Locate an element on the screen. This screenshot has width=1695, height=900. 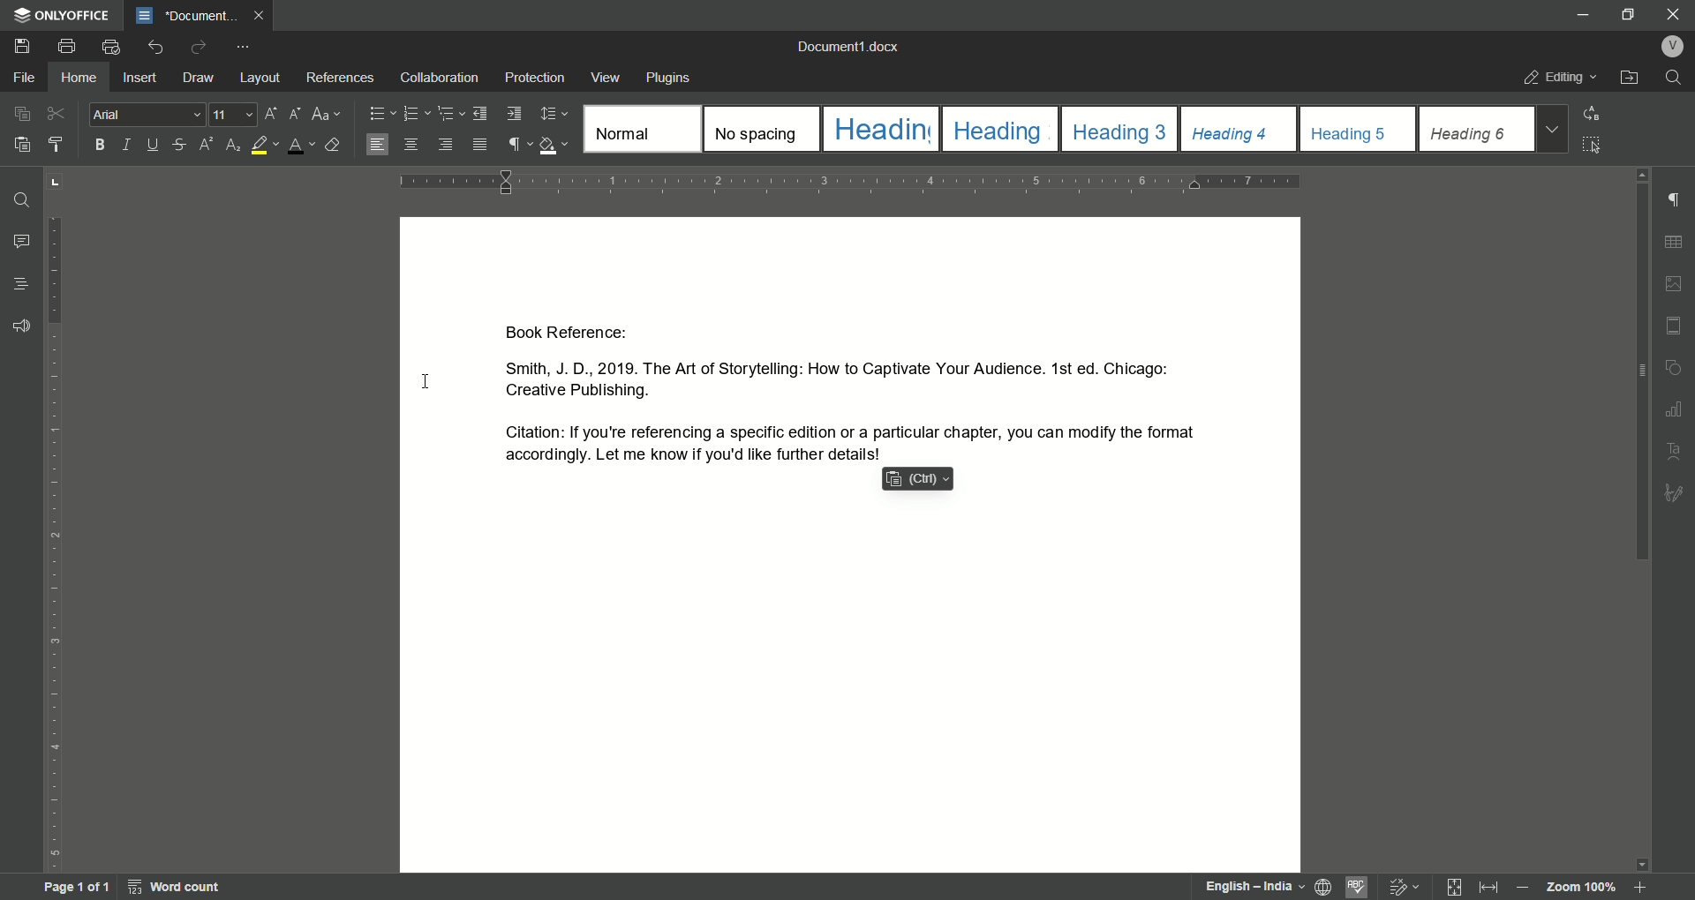
references is located at coordinates (341, 77).